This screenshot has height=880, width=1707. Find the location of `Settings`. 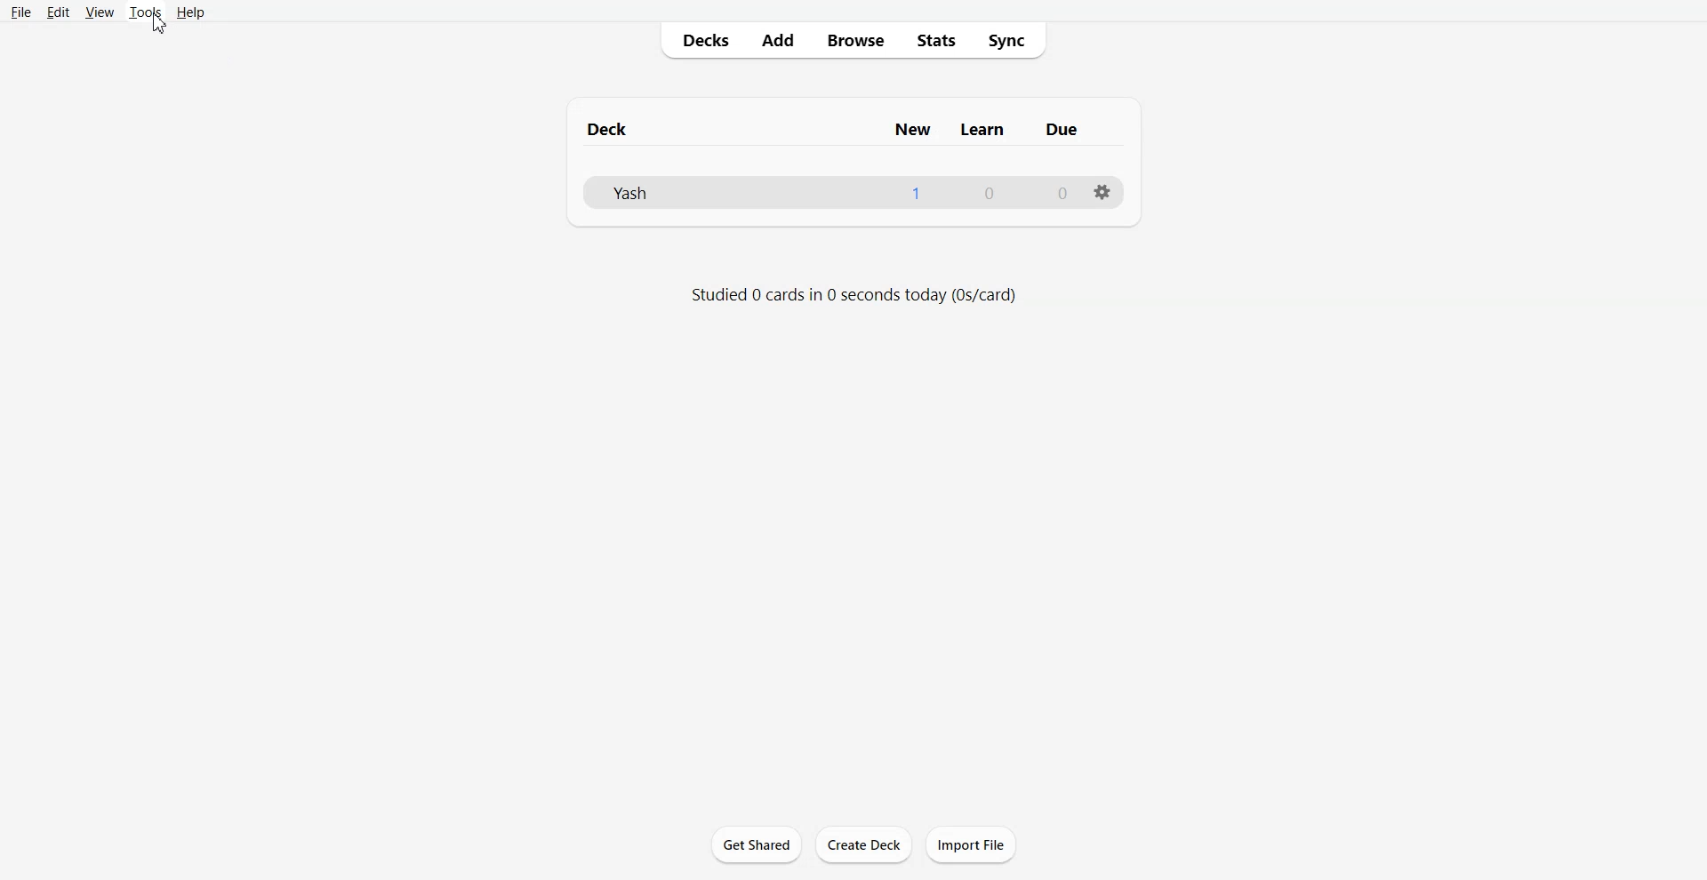

Settings is located at coordinates (1100, 192).